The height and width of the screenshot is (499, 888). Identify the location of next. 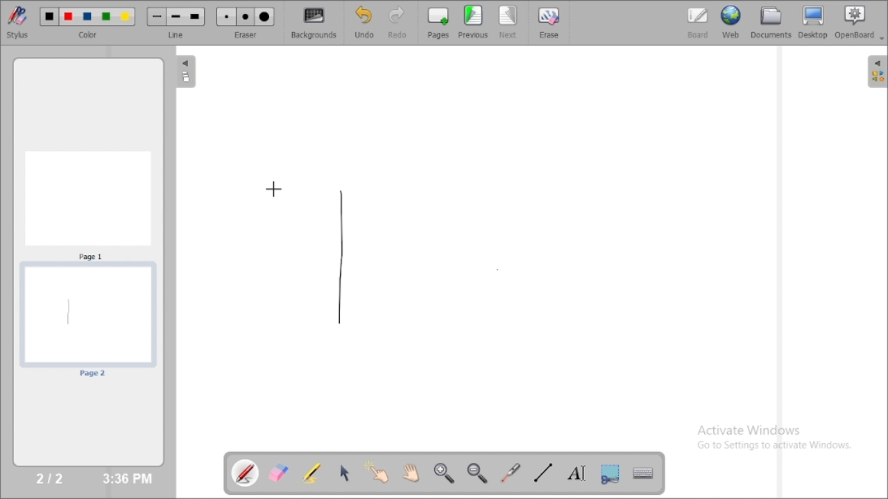
(509, 22).